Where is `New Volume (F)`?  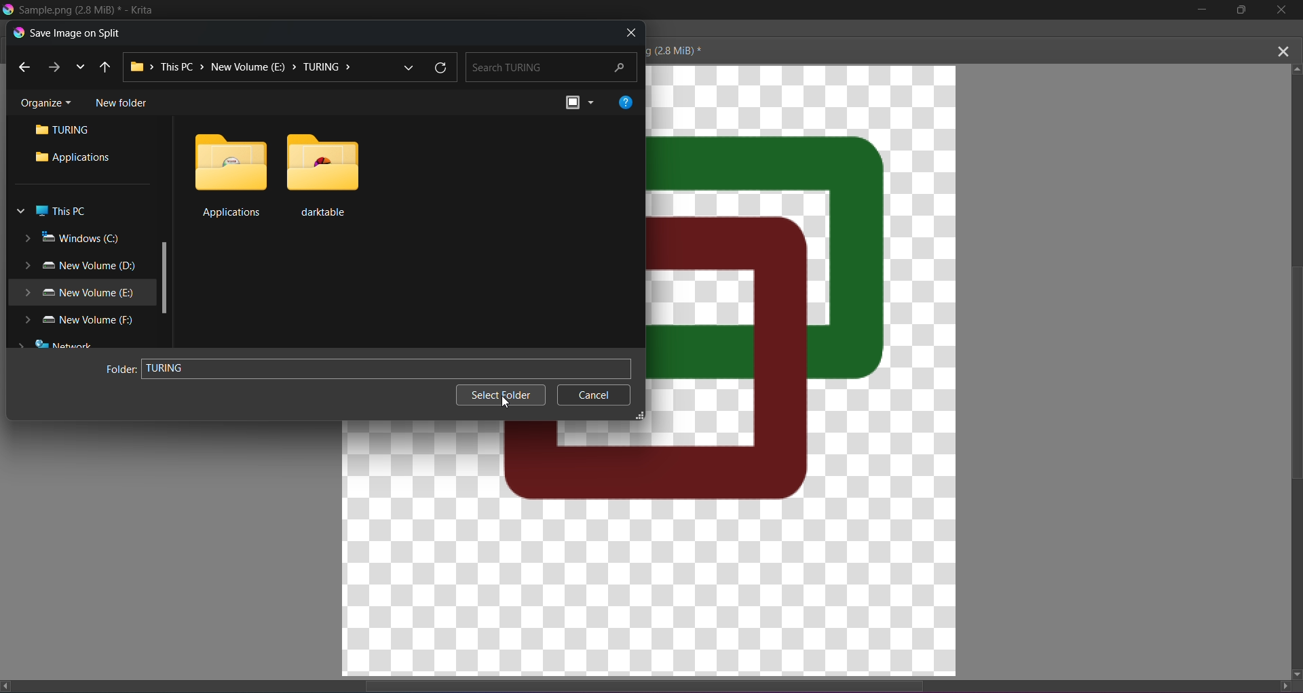
New Volume (F) is located at coordinates (75, 319).